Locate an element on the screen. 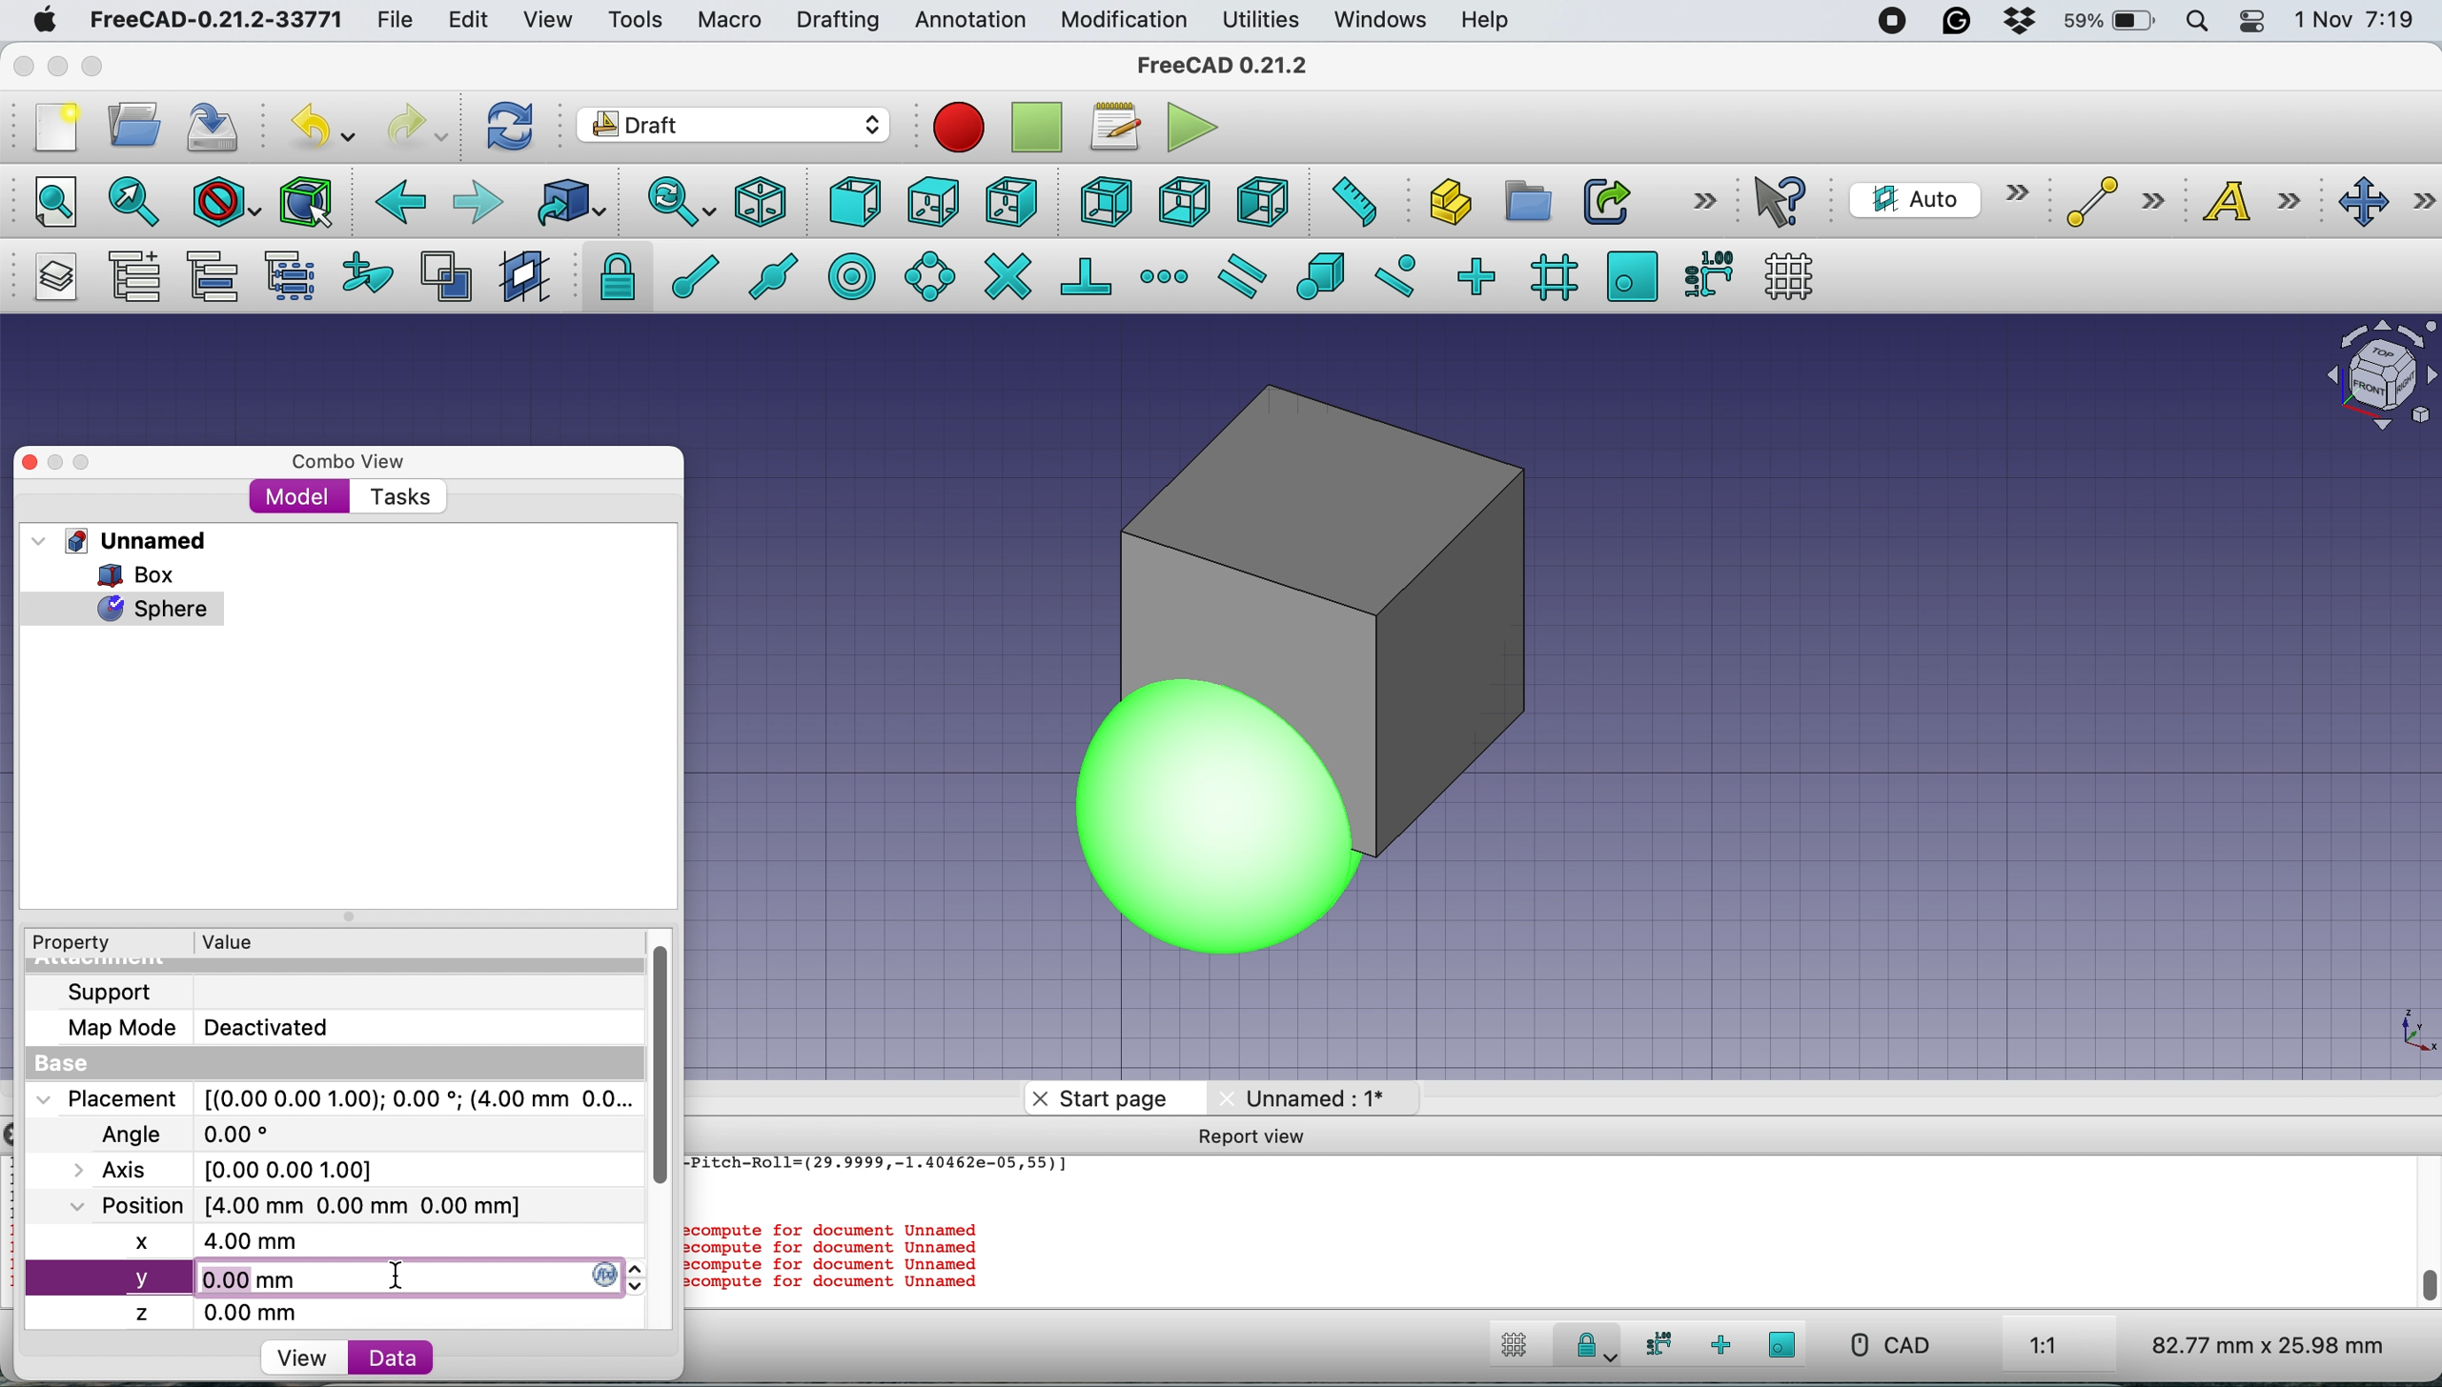  new is located at coordinates (51, 128).